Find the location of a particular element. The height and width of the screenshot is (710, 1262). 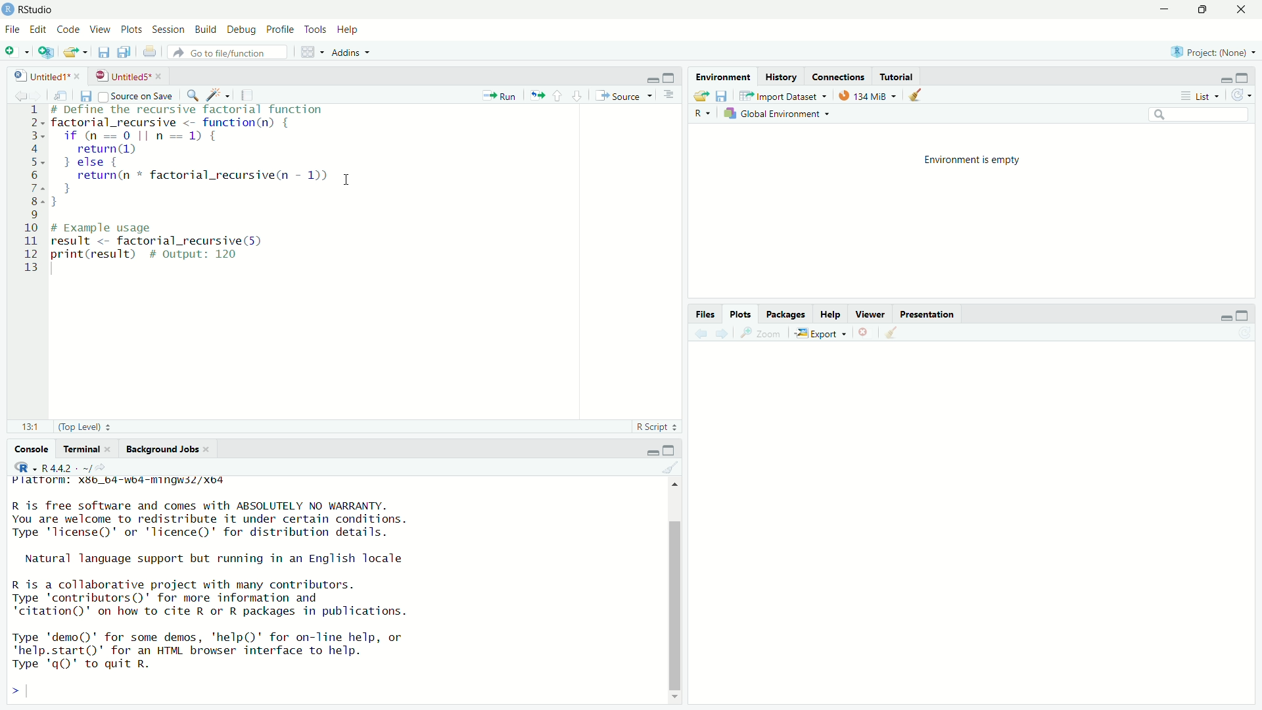

Sourceon Save is located at coordinates (137, 95).